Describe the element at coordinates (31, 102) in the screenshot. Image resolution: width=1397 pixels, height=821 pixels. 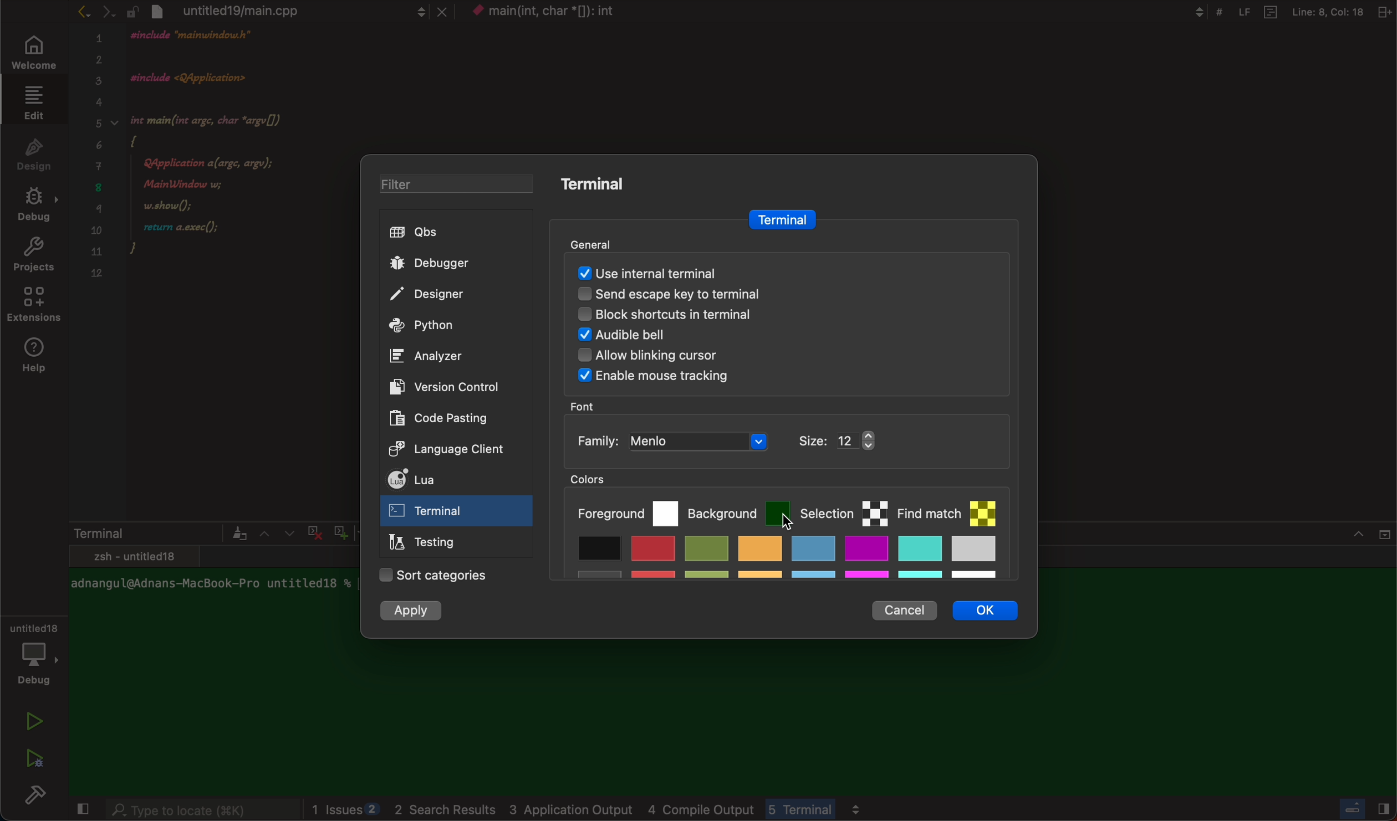
I see `edit` at that location.